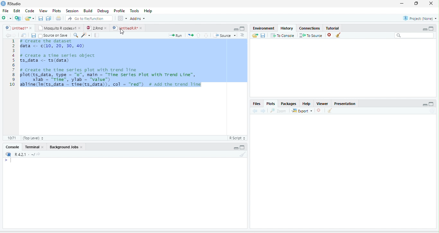 This screenshot has width=439, height=233. What do you see at coordinates (330, 35) in the screenshot?
I see `Remove the selected history entries` at bounding box center [330, 35].